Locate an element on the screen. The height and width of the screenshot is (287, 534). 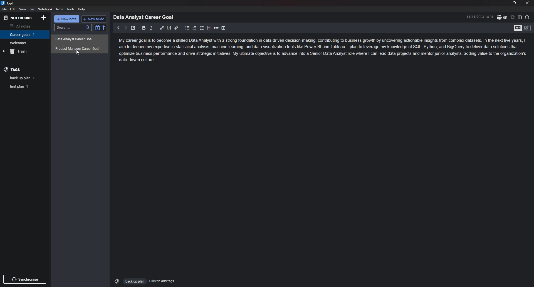
Back up plan is located at coordinates (134, 281).